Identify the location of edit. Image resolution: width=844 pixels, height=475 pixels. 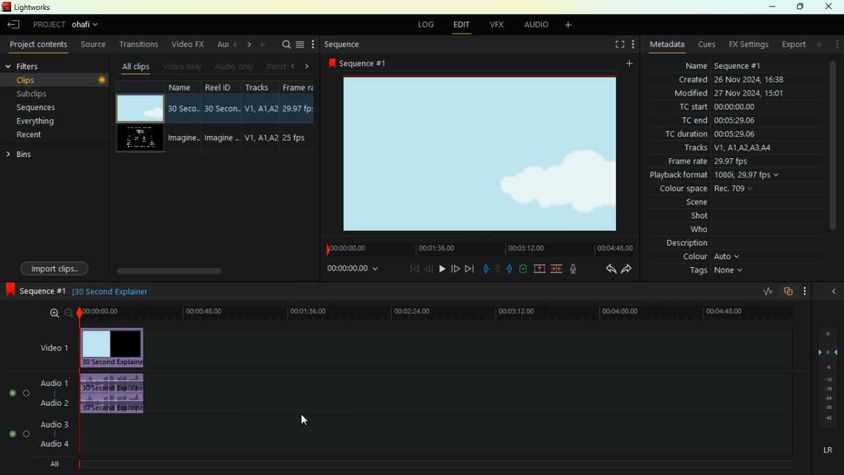
(460, 24).